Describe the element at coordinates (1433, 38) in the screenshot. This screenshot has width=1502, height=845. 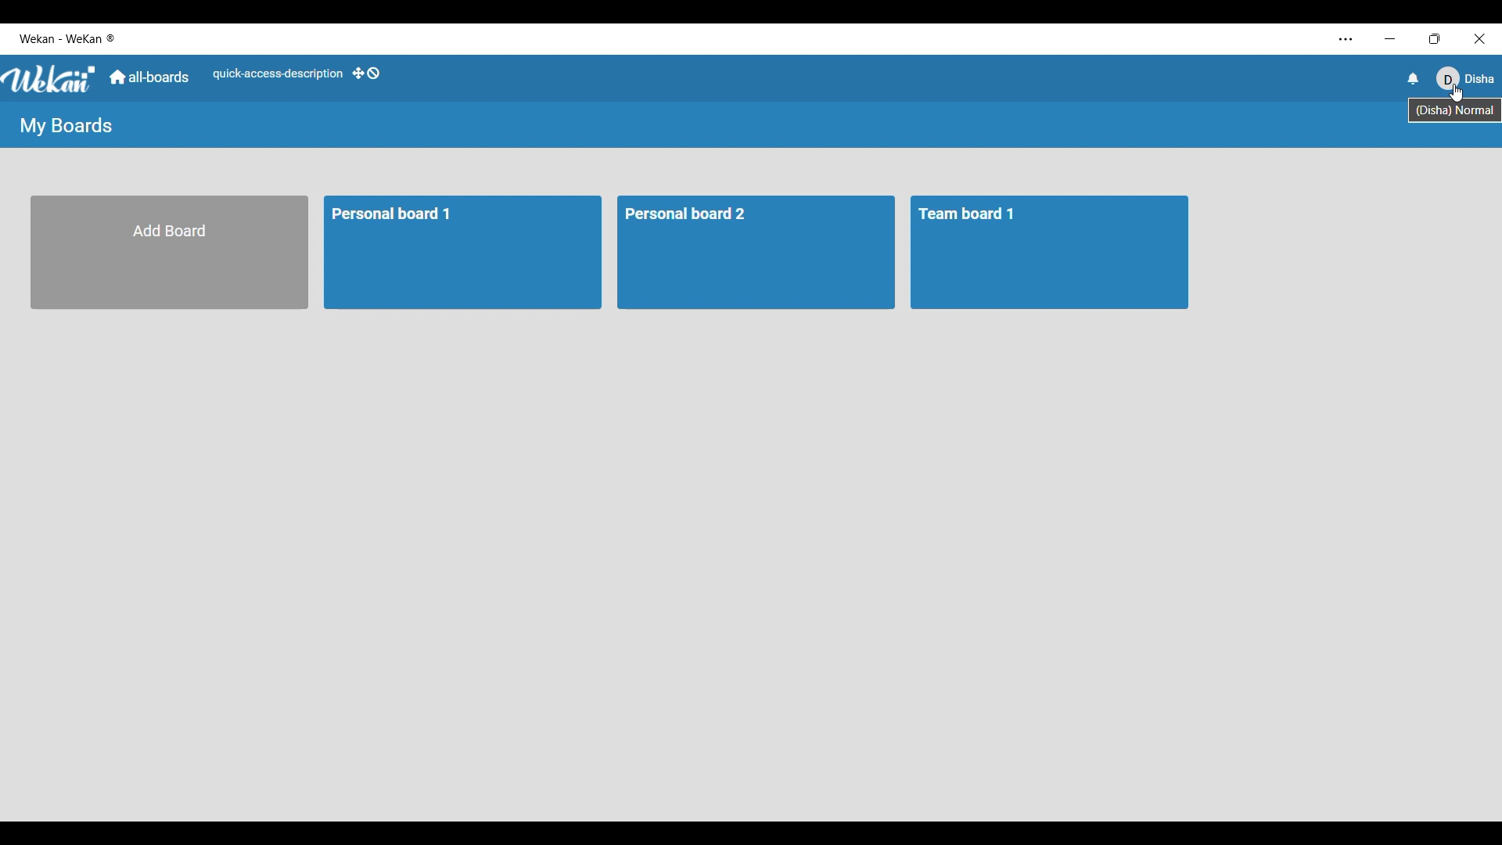
I see `Maximize` at that location.